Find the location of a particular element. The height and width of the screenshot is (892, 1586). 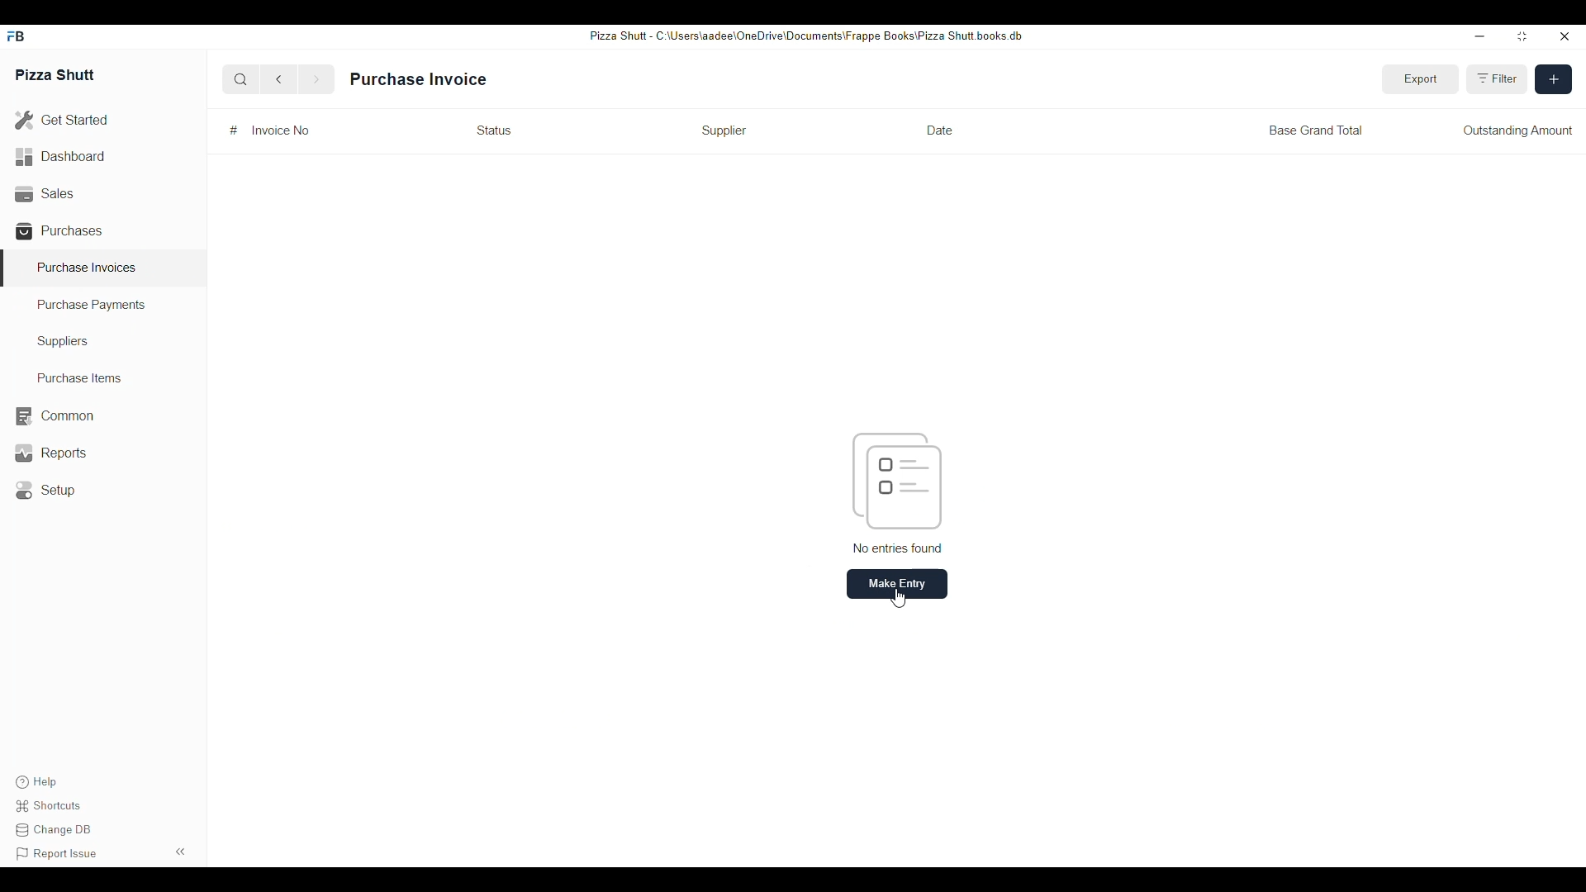

Help is located at coordinates (35, 782).